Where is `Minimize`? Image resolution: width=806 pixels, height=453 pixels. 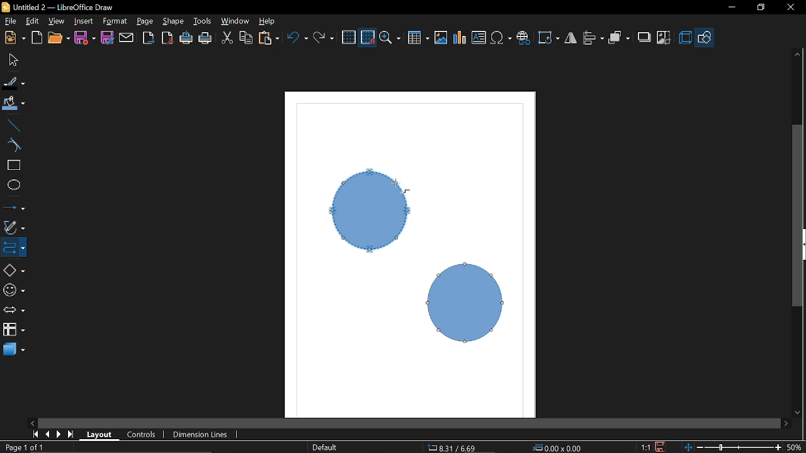
Minimize is located at coordinates (729, 9).